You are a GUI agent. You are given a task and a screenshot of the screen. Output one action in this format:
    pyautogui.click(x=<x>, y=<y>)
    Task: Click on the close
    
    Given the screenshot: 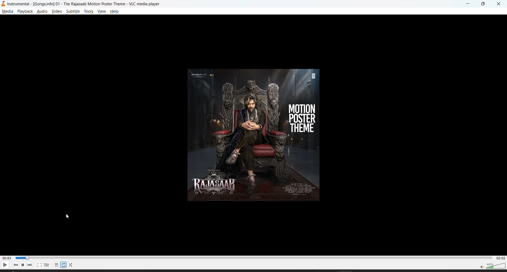 What is the action you would take?
    pyautogui.click(x=499, y=4)
    